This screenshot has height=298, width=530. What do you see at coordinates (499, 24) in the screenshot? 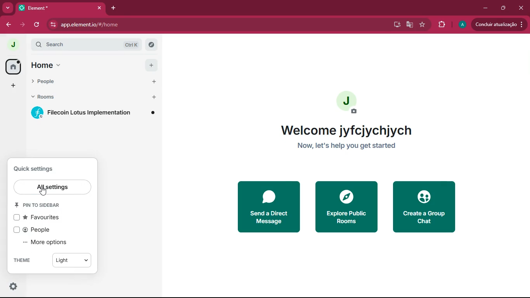
I see `conduir atualizacao` at bounding box center [499, 24].